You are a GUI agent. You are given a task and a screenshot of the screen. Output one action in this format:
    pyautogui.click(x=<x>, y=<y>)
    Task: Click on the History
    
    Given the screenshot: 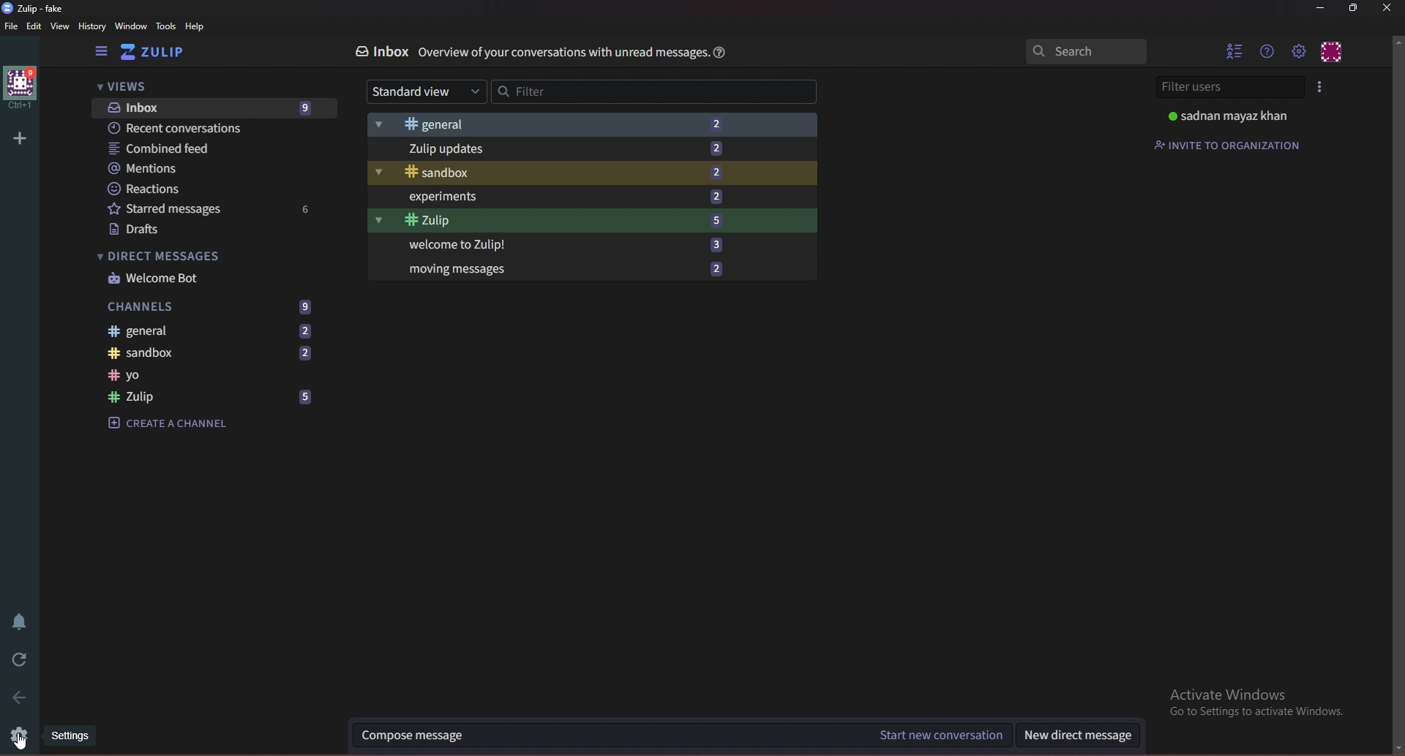 What is the action you would take?
    pyautogui.click(x=92, y=26)
    